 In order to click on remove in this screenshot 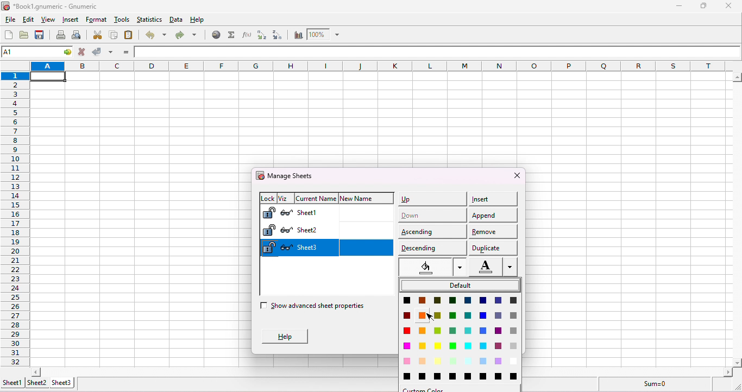, I will do `click(495, 230)`.